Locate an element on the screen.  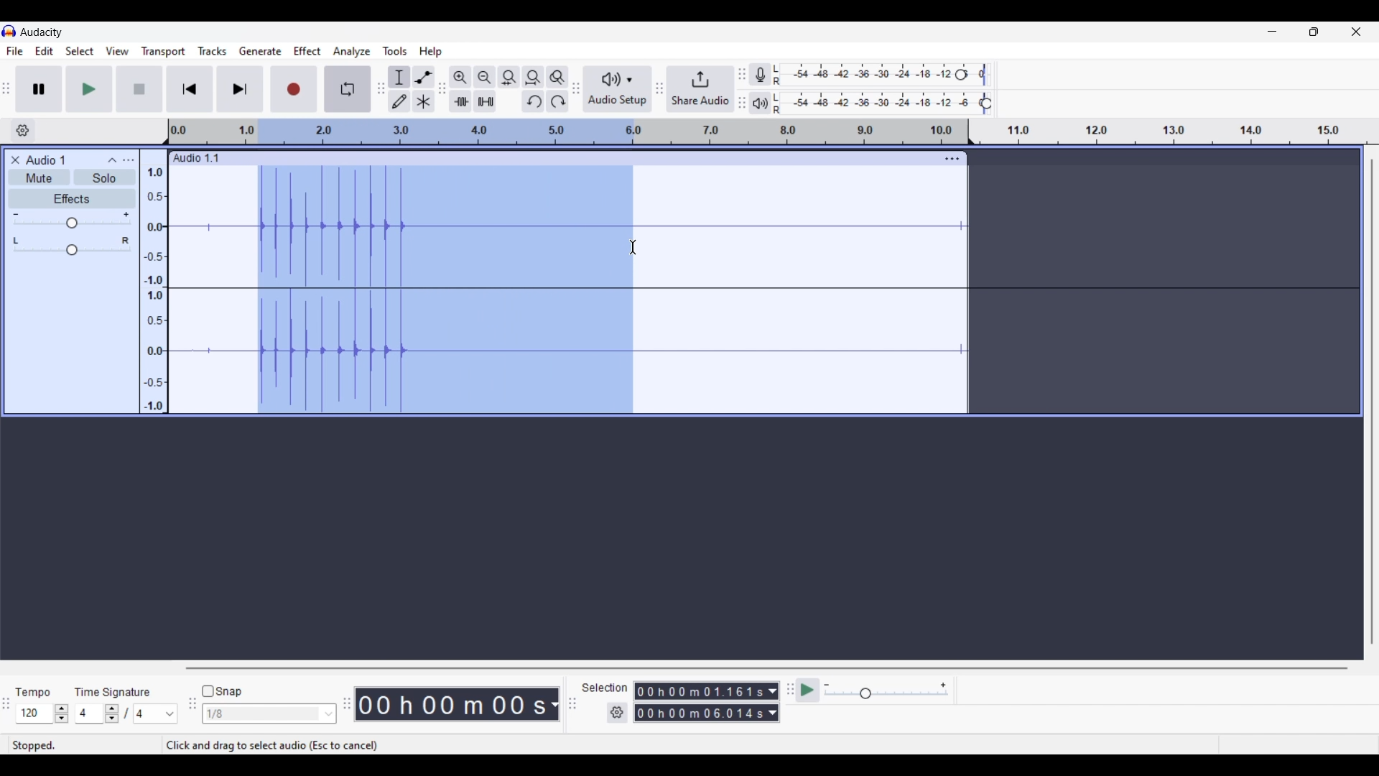
Name of recorded audio is located at coordinates (195, 158).